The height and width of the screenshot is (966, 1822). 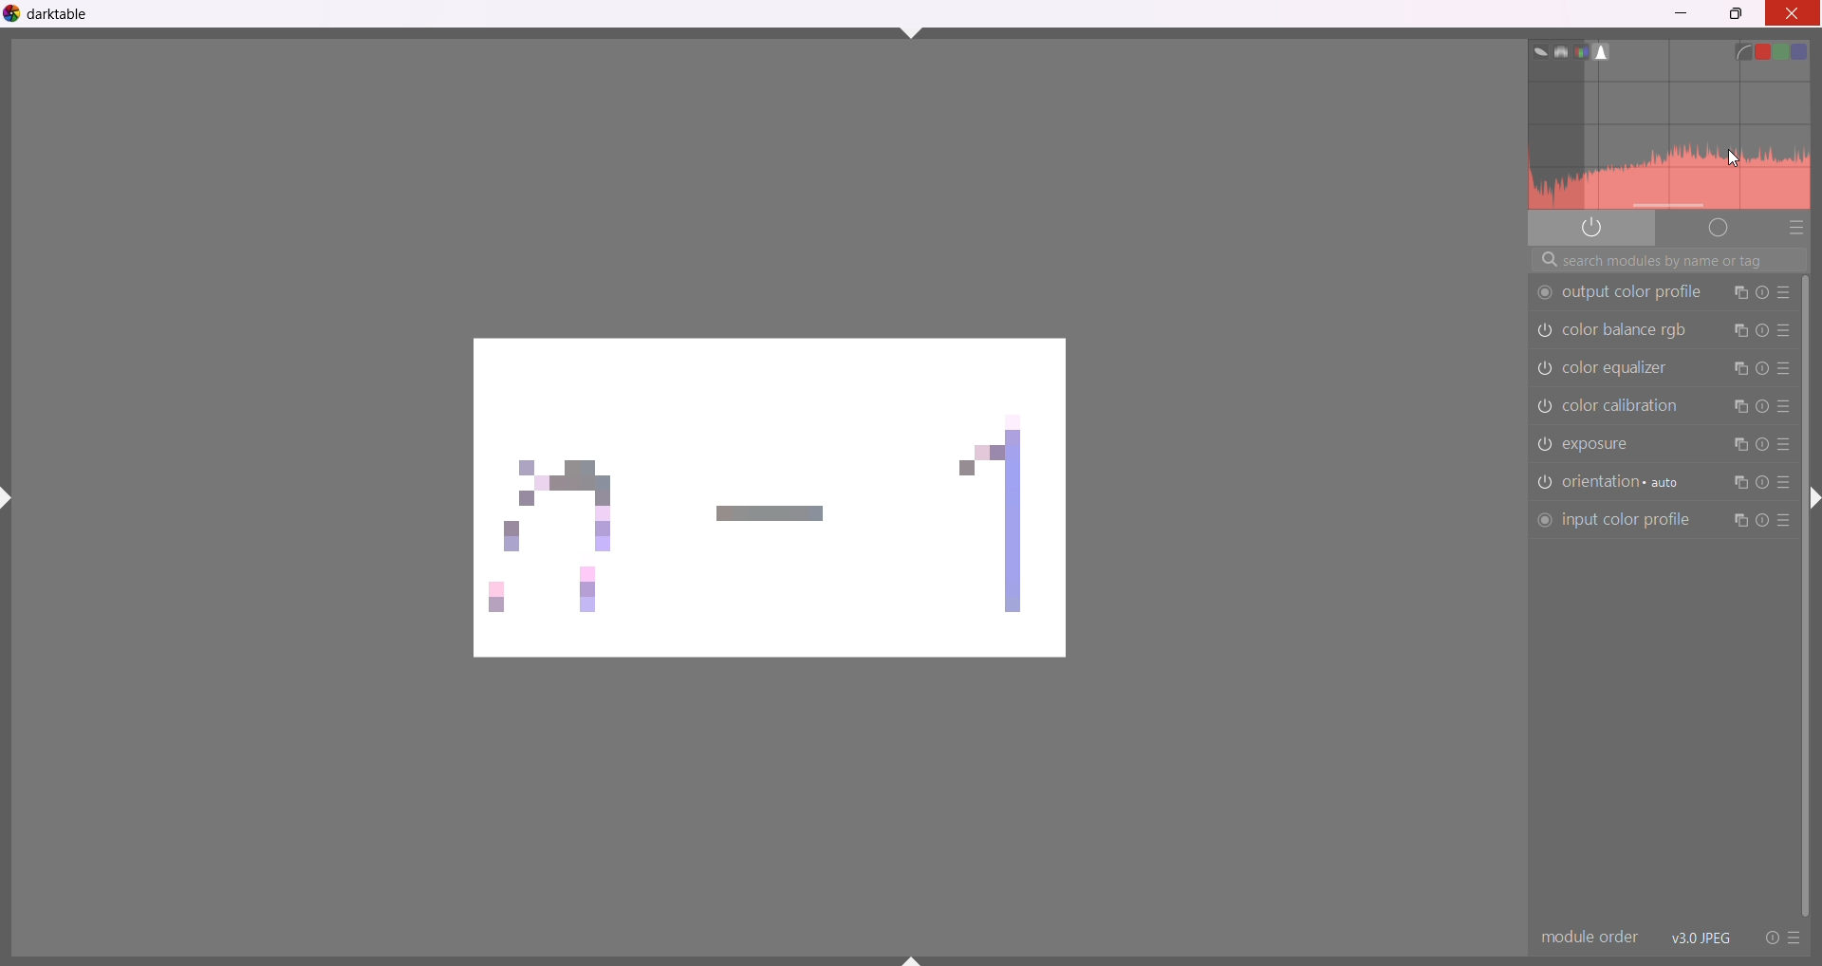 What do you see at coordinates (1738, 16) in the screenshot?
I see `maximize` at bounding box center [1738, 16].